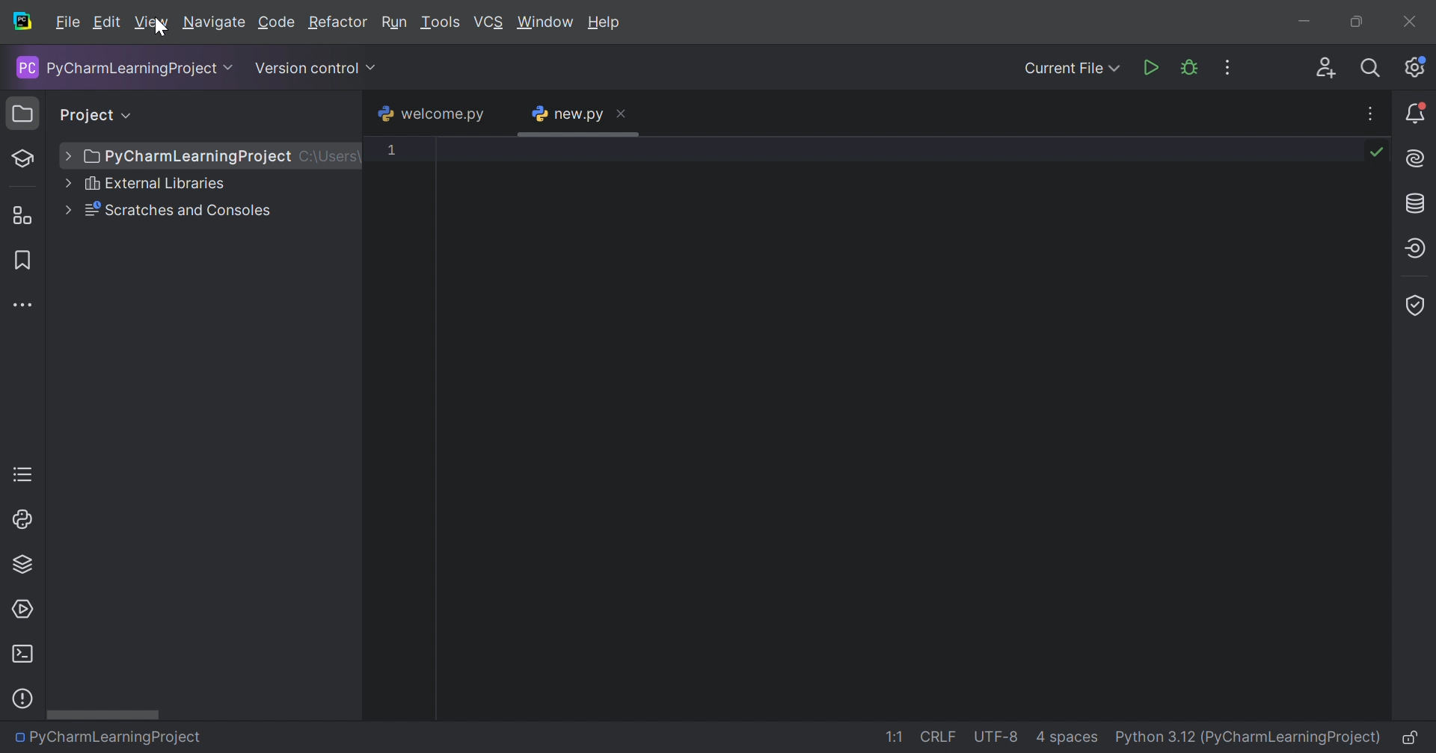 The height and width of the screenshot is (753, 1436). I want to click on Coverage, so click(1418, 308).